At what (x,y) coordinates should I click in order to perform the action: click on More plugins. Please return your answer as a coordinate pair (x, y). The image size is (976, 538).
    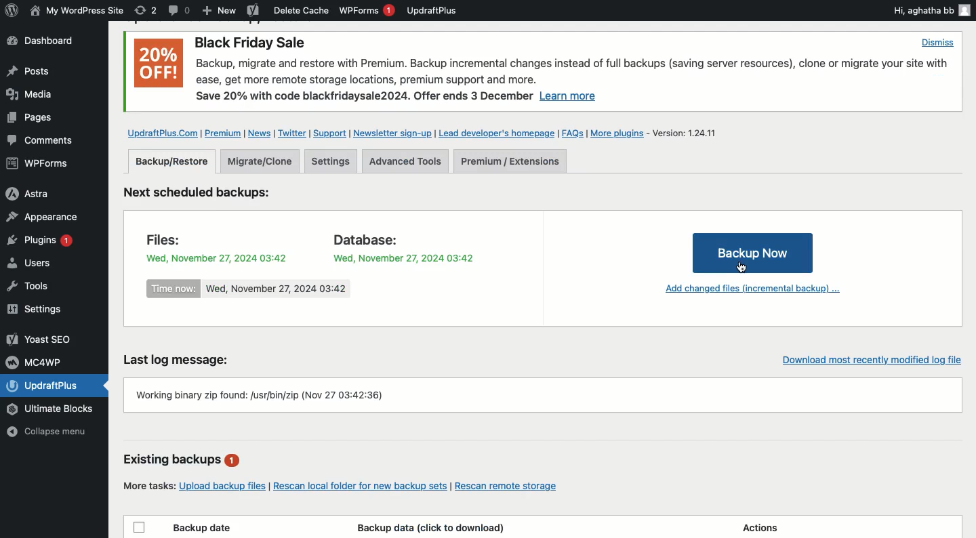
    Looking at the image, I should click on (620, 133).